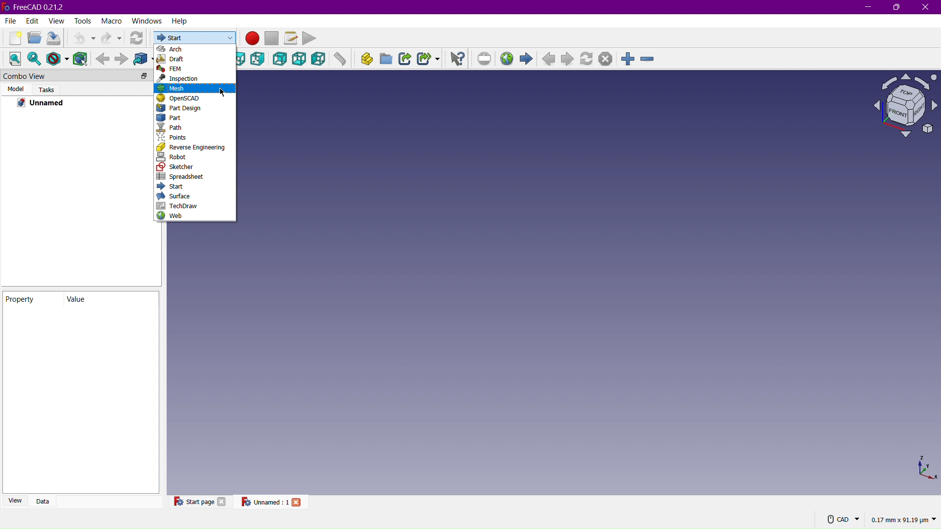 The height and width of the screenshot is (529, 941). Describe the element at coordinates (62, 76) in the screenshot. I see `Combo View` at that location.